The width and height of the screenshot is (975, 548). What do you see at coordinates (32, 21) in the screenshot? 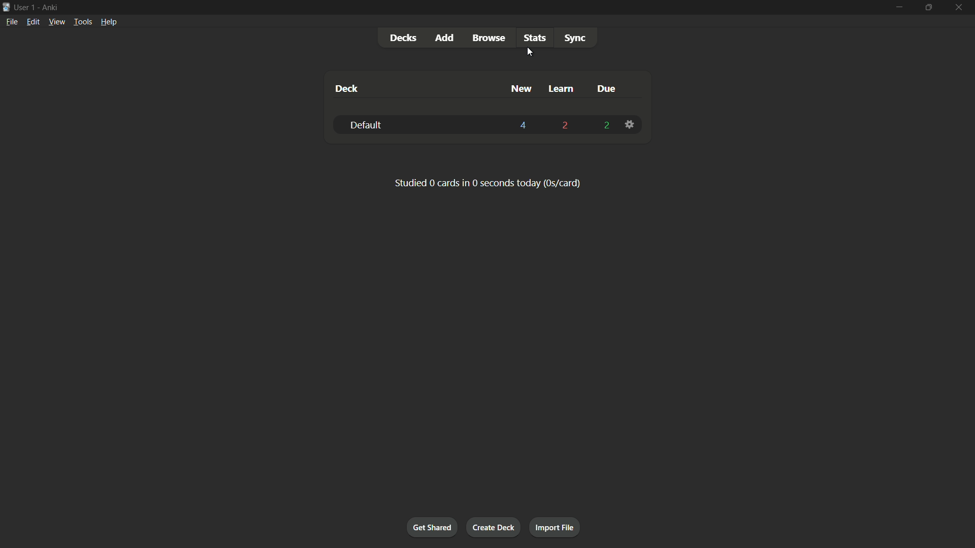
I see `edit menu` at bounding box center [32, 21].